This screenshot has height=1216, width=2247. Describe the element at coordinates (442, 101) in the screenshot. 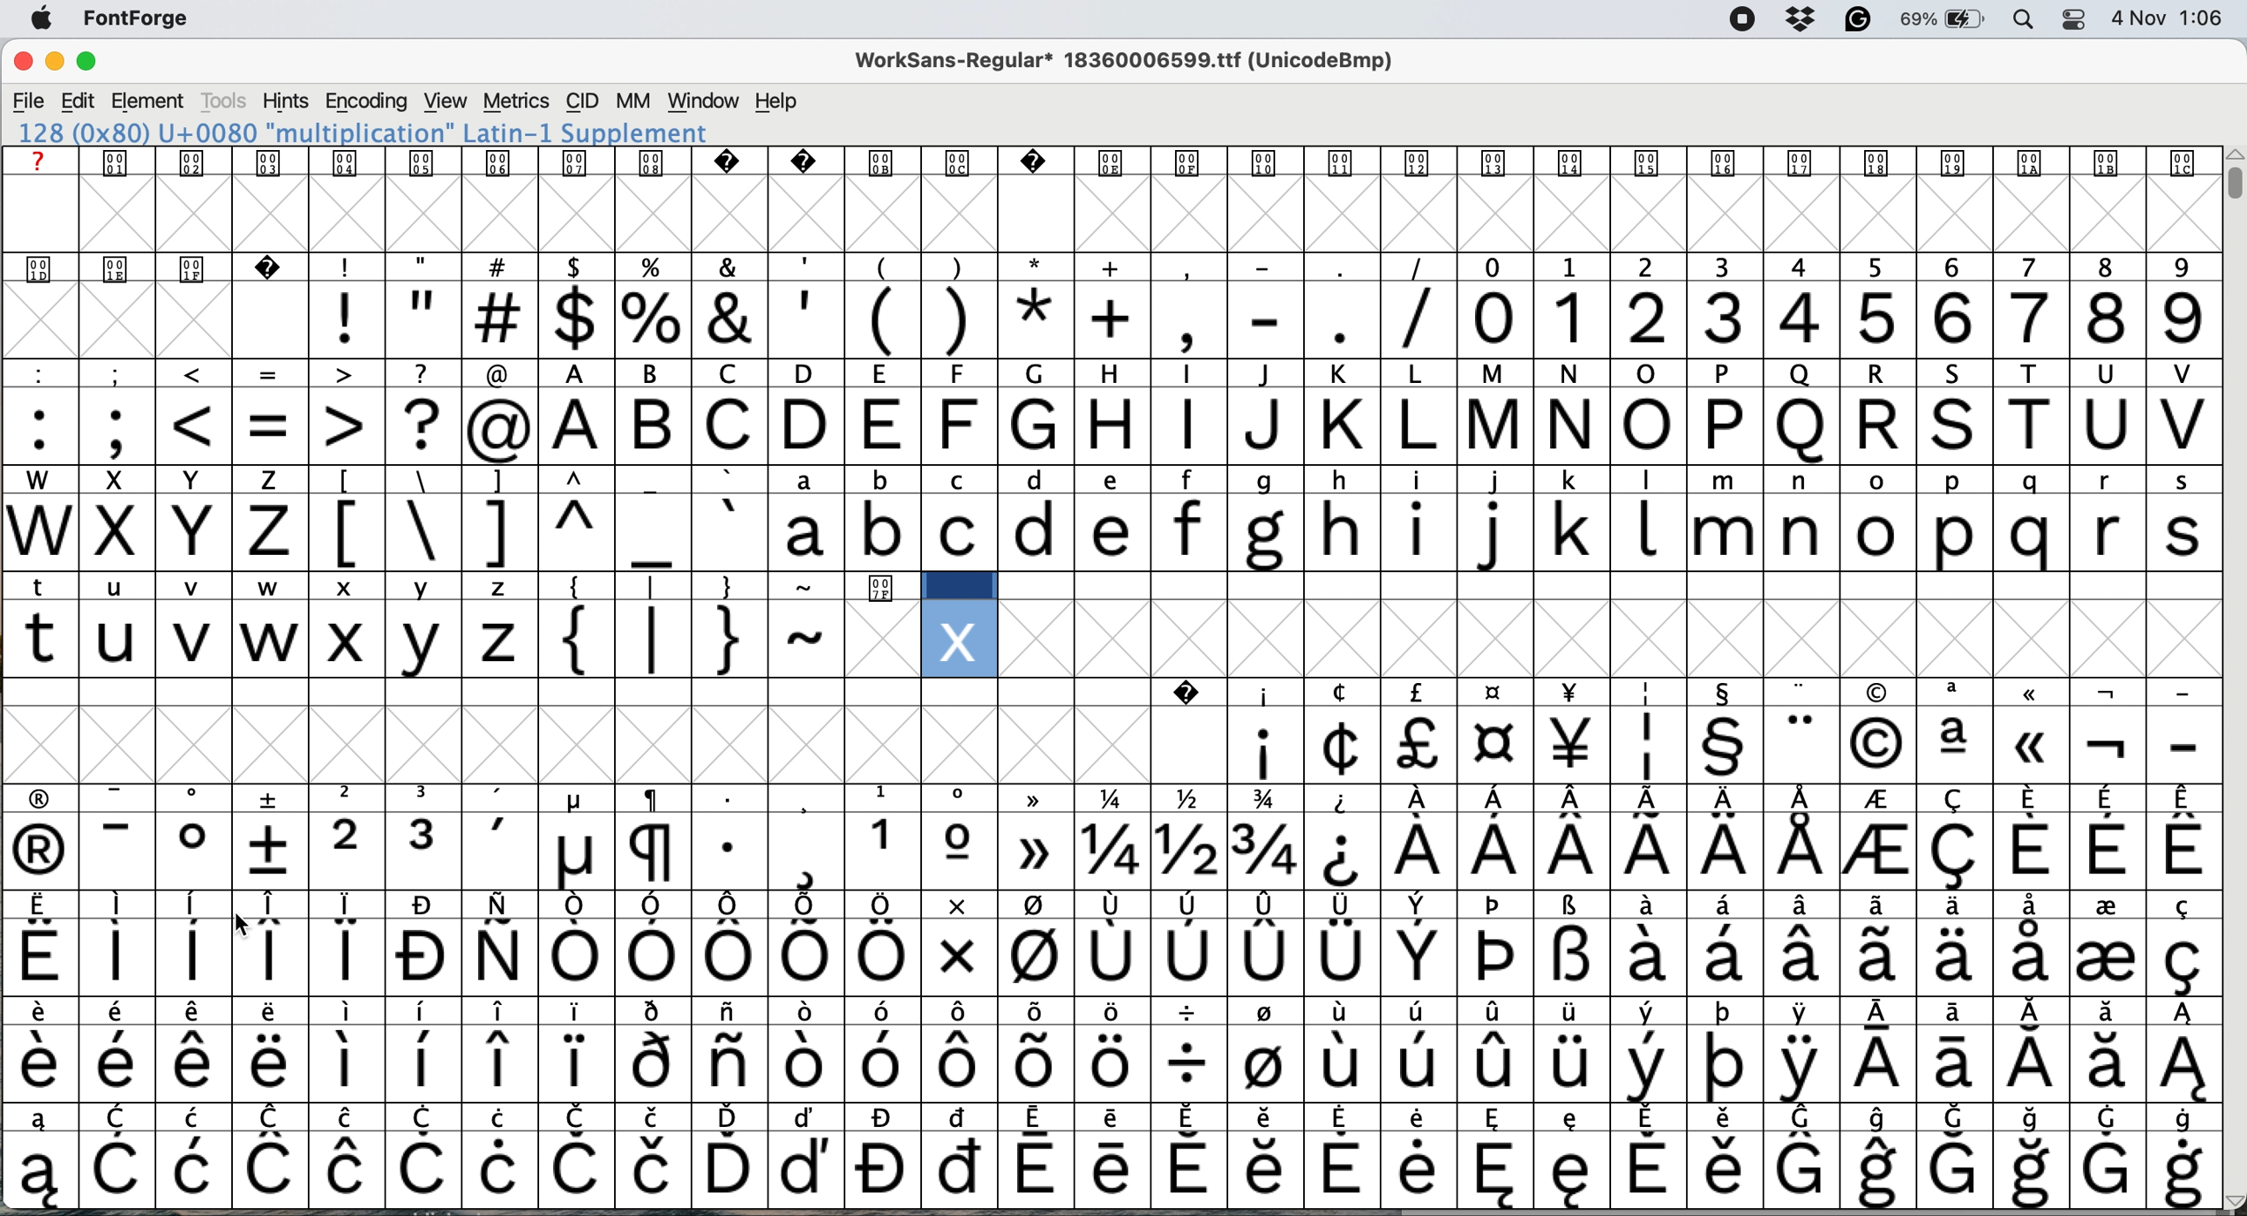

I see `view` at that location.